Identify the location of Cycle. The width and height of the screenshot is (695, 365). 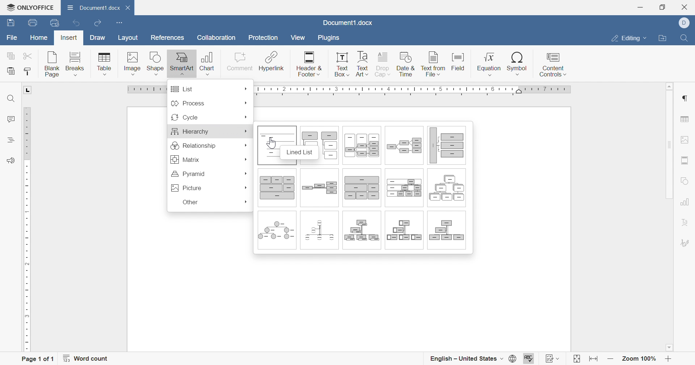
(184, 117).